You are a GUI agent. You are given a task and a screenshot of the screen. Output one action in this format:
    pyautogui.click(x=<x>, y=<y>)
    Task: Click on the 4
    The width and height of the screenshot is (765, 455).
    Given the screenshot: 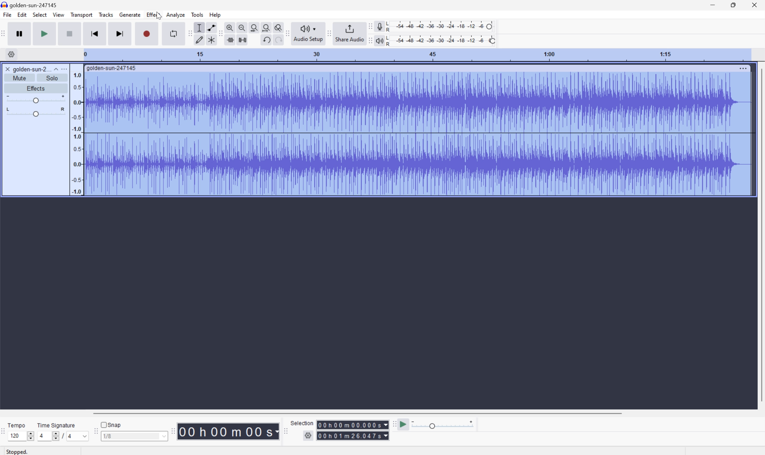 What is the action you would take?
    pyautogui.click(x=79, y=436)
    